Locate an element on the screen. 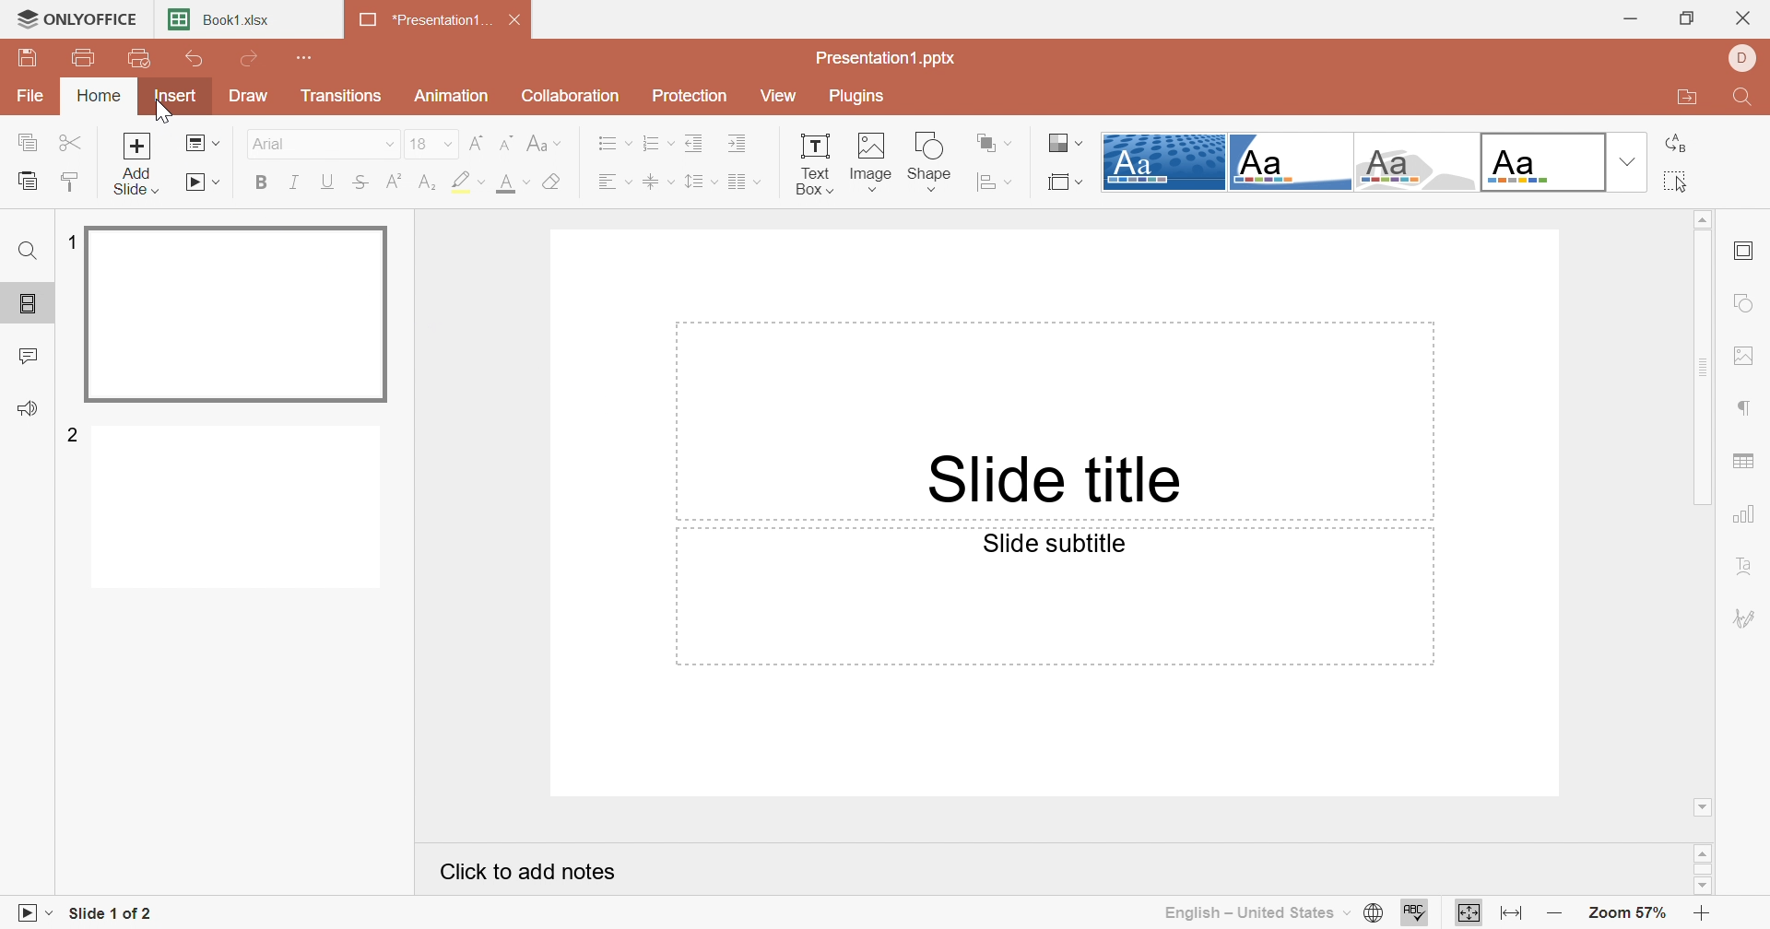 The width and height of the screenshot is (1770, 929). Open file location is located at coordinates (1686, 100).